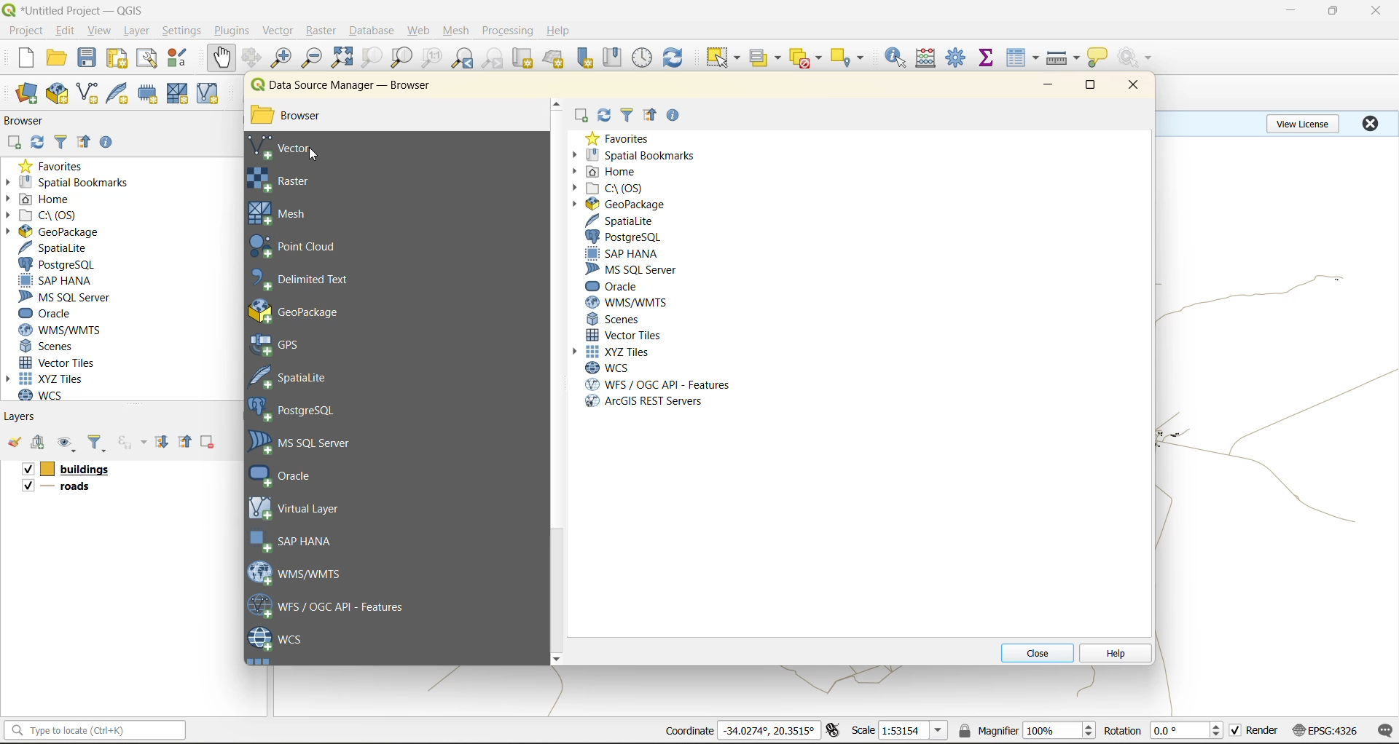 The image size is (1399, 744). Describe the element at coordinates (768, 60) in the screenshot. I see `select value` at that location.